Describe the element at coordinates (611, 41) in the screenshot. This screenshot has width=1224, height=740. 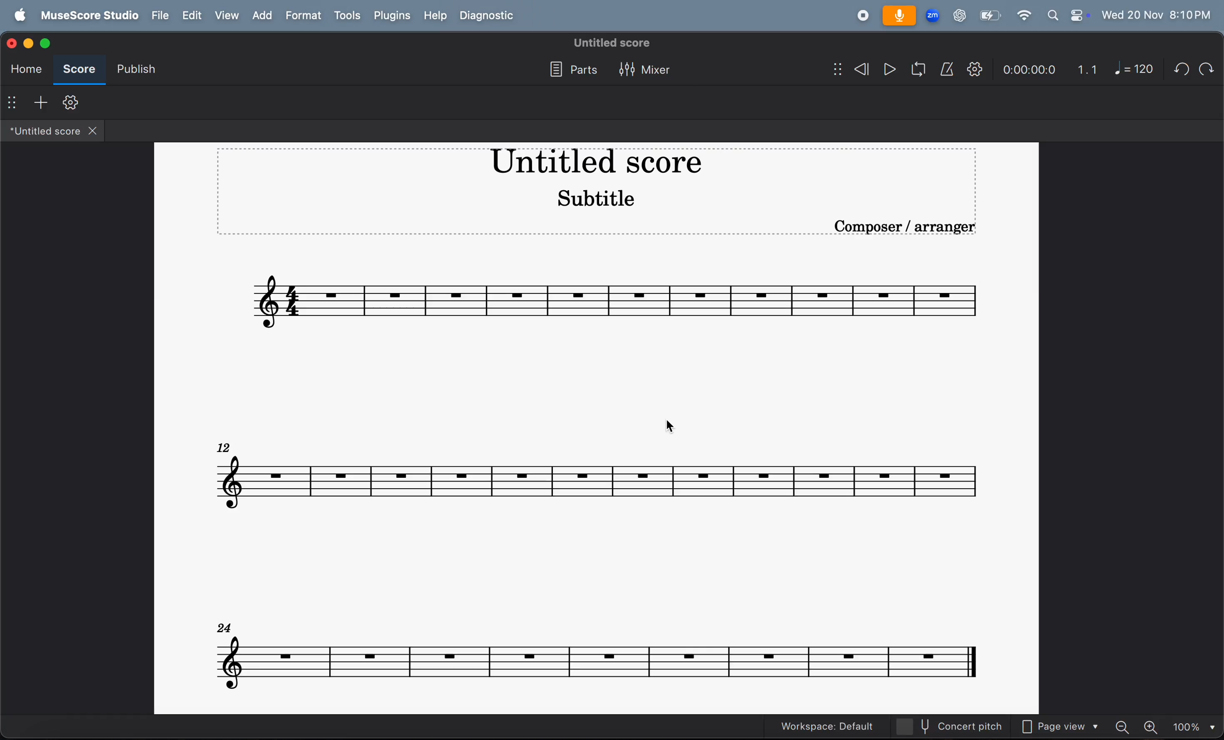
I see `untitled score` at that location.